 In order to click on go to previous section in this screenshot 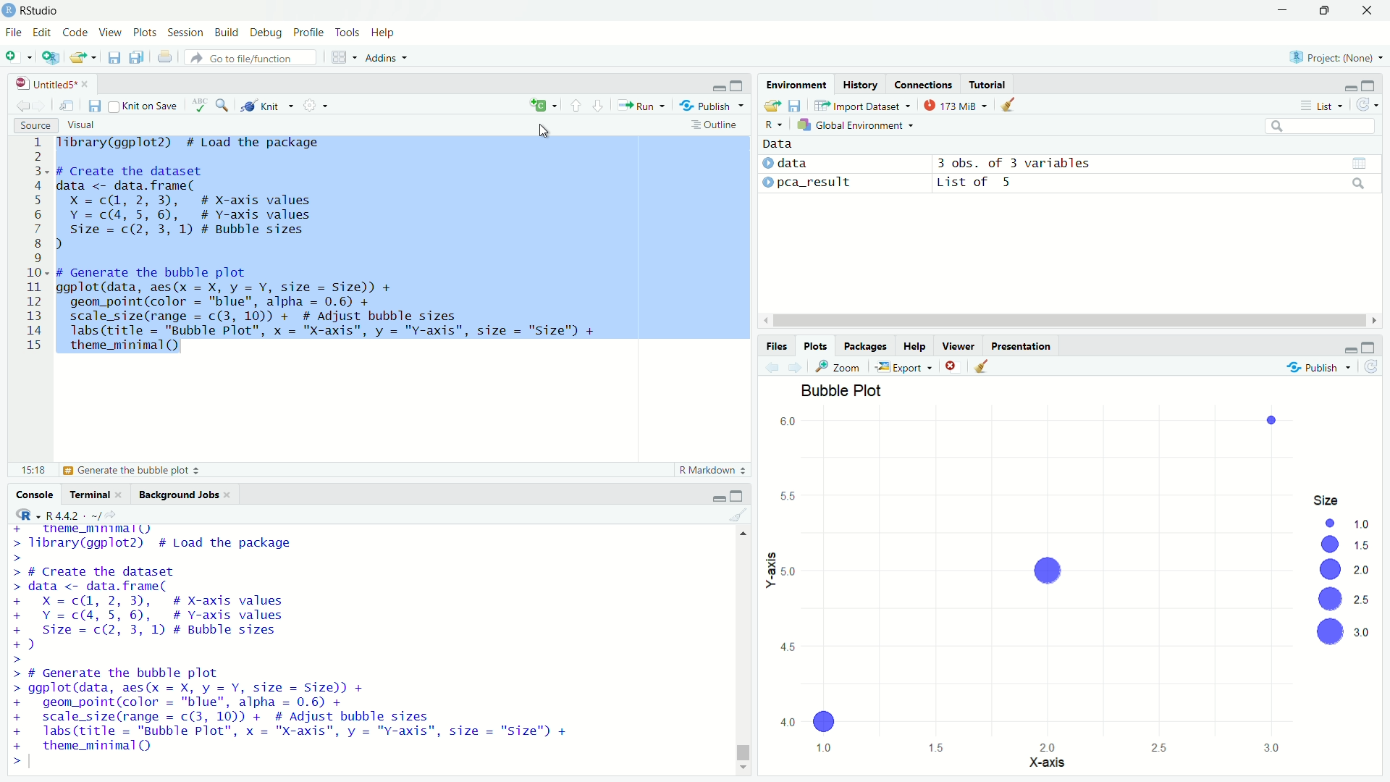, I will do `click(576, 105)`.